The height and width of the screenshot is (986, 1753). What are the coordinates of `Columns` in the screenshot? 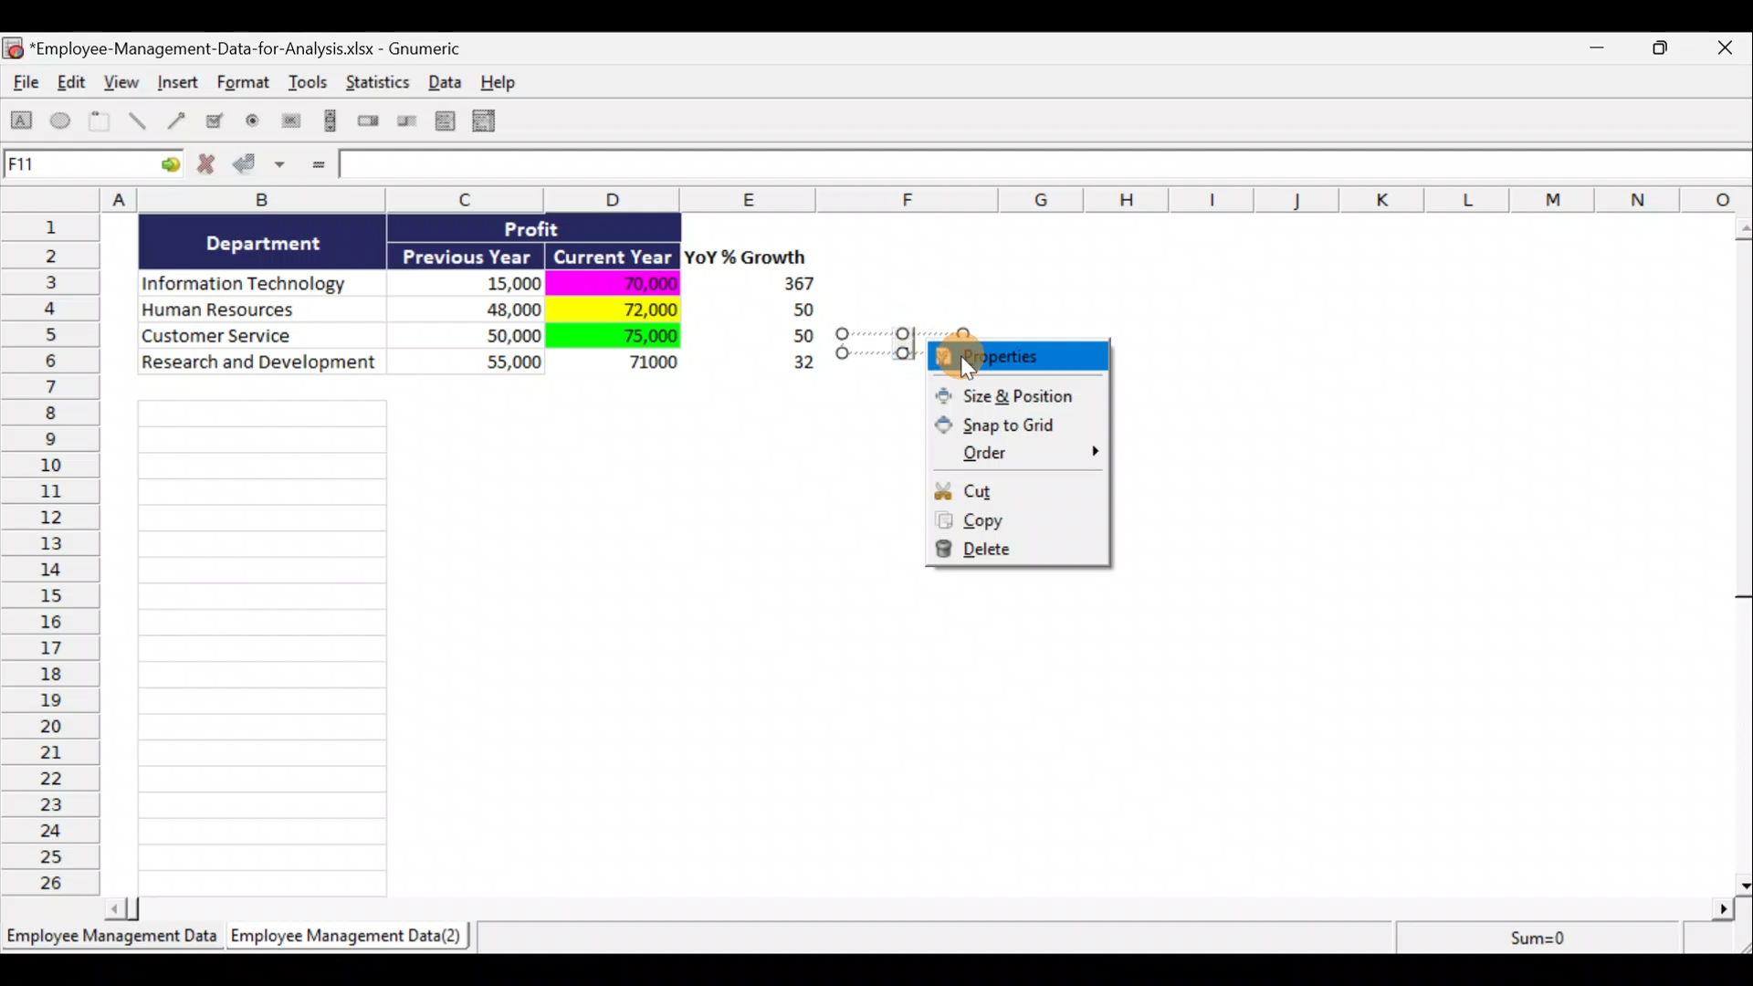 It's located at (883, 199).